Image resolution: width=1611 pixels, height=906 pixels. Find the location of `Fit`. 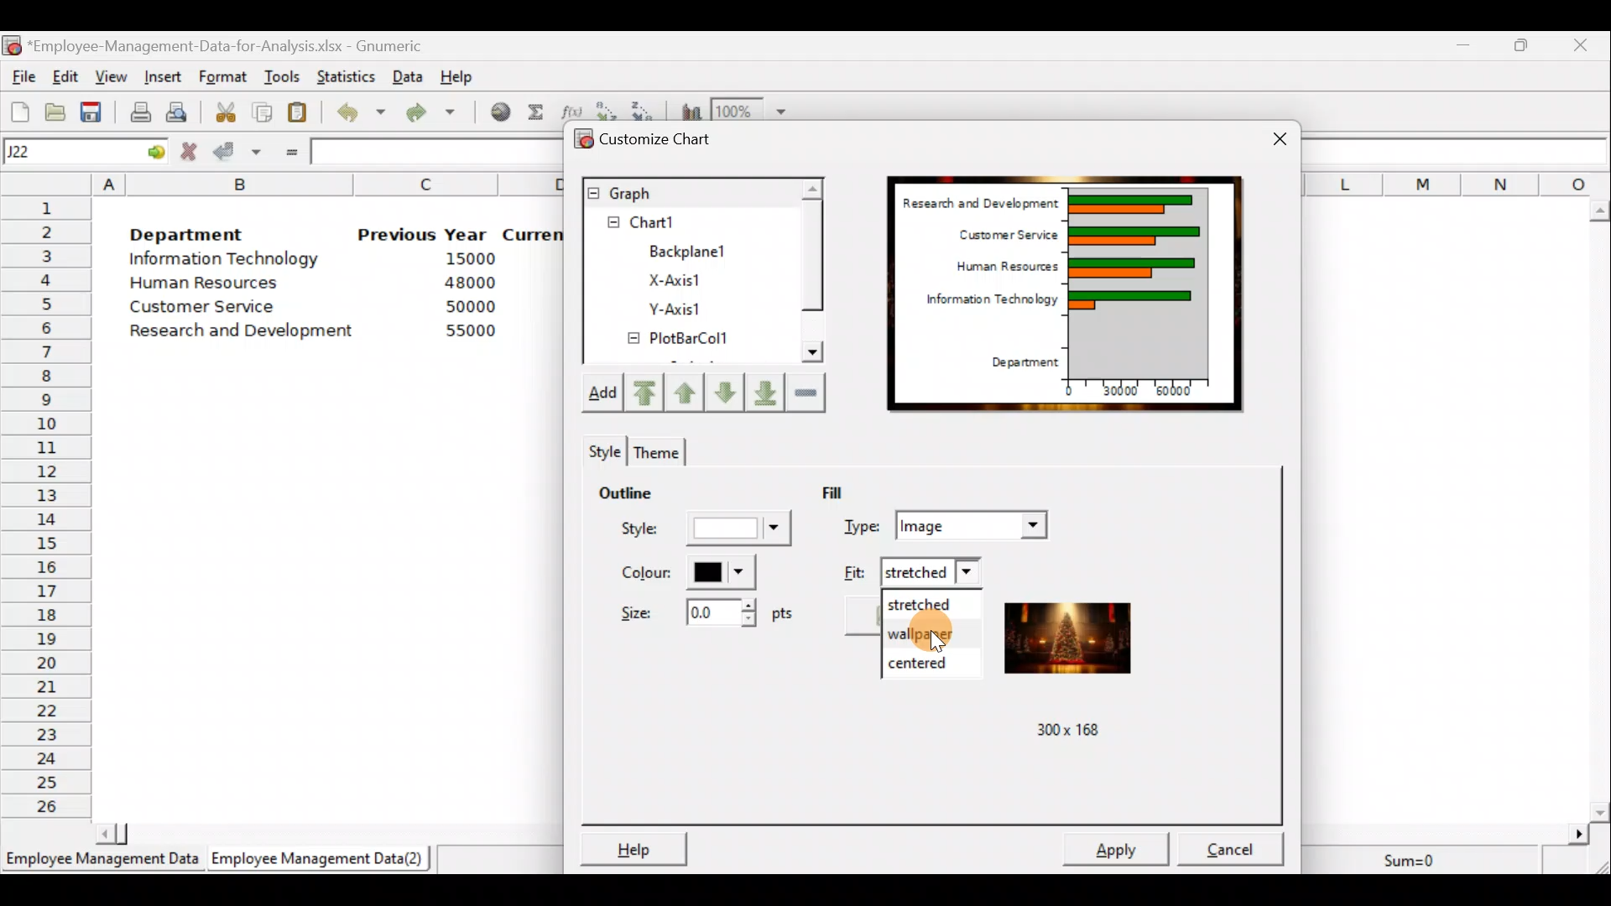

Fit is located at coordinates (911, 571).